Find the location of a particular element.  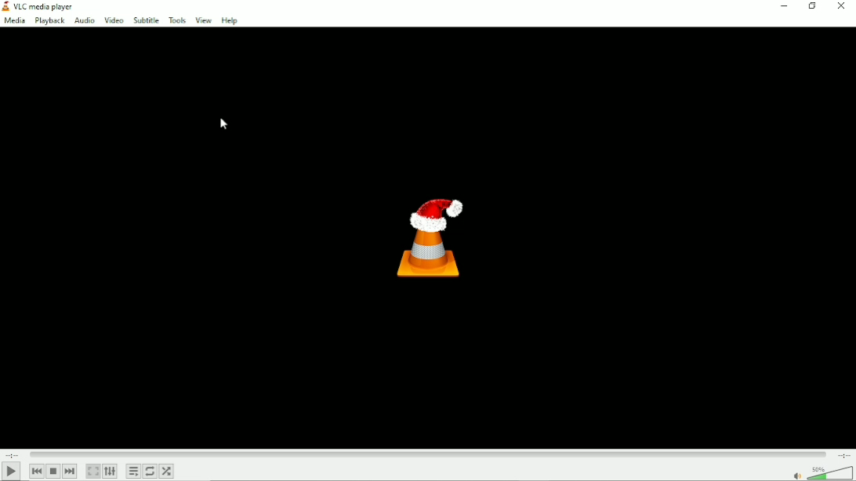

Toggle video in fullscreen is located at coordinates (94, 472).